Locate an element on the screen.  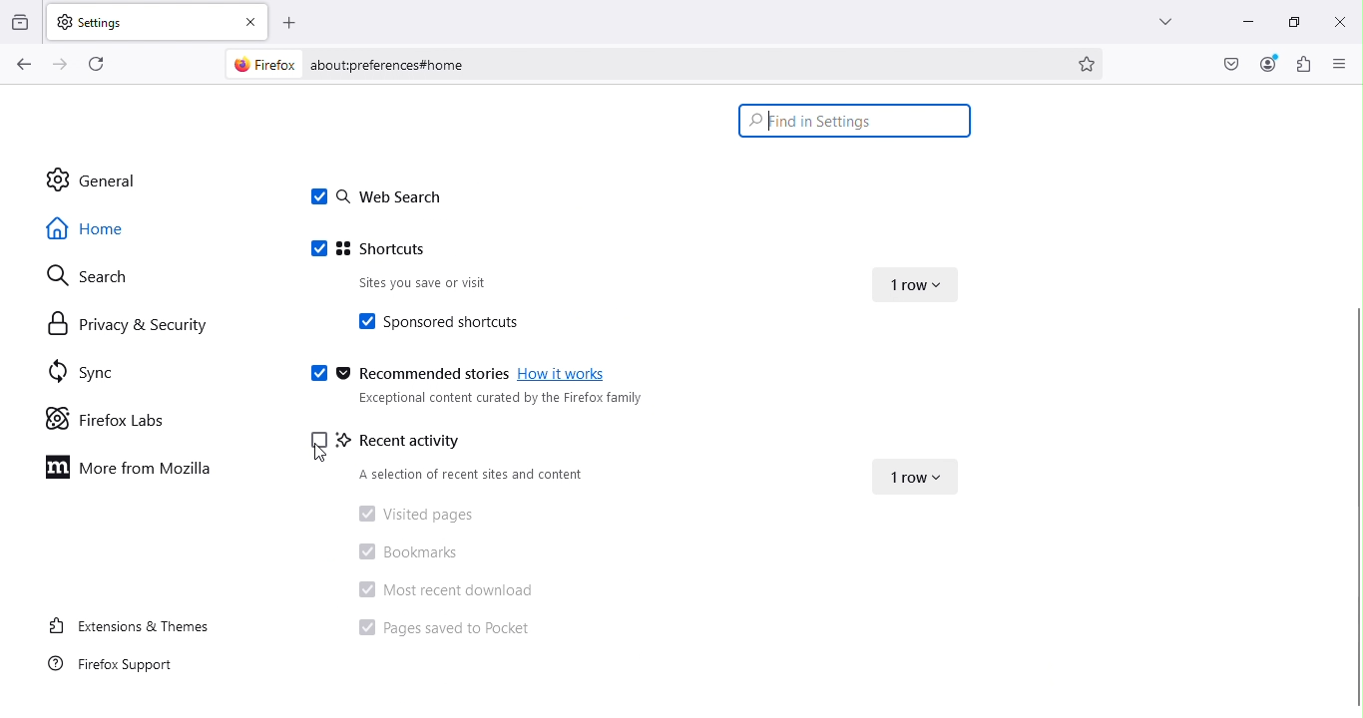
Settings is located at coordinates (138, 20).